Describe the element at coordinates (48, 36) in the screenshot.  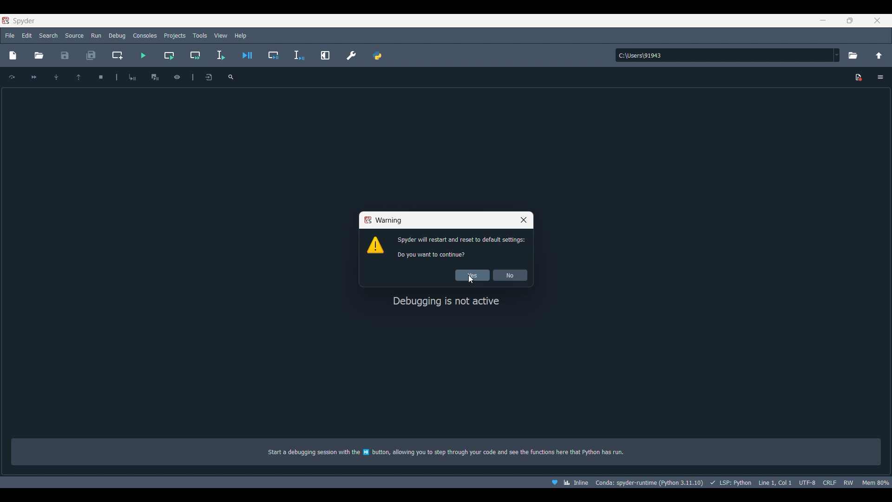
I see `Search menu` at that location.